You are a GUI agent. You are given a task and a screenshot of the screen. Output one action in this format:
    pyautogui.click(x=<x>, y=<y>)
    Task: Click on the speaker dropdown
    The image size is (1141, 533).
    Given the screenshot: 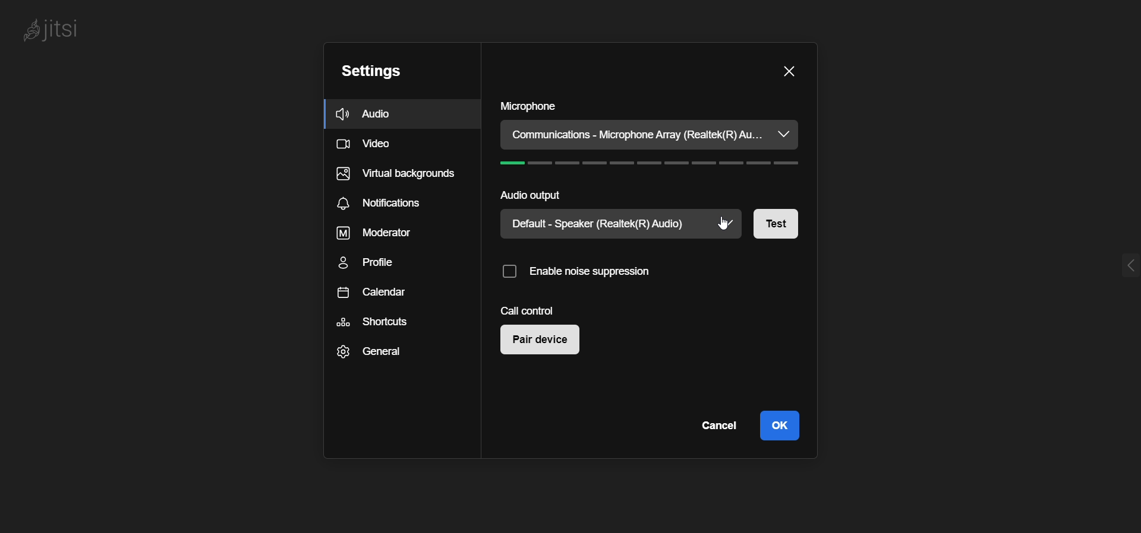 What is the action you would take?
    pyautogui.click(x=730, y=224)
    